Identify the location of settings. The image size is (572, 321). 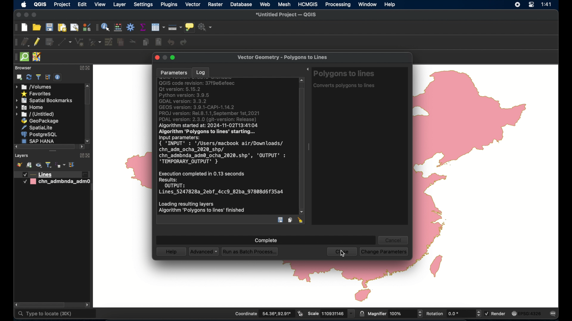
(144, 5).